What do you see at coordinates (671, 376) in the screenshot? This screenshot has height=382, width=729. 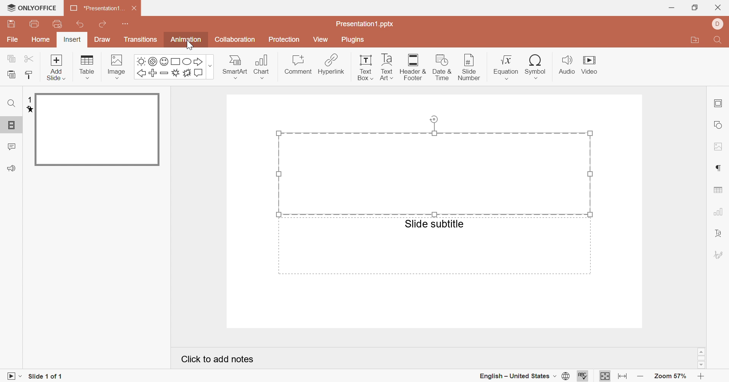 I see `zoom 57%` at bounding box center [671, 376].